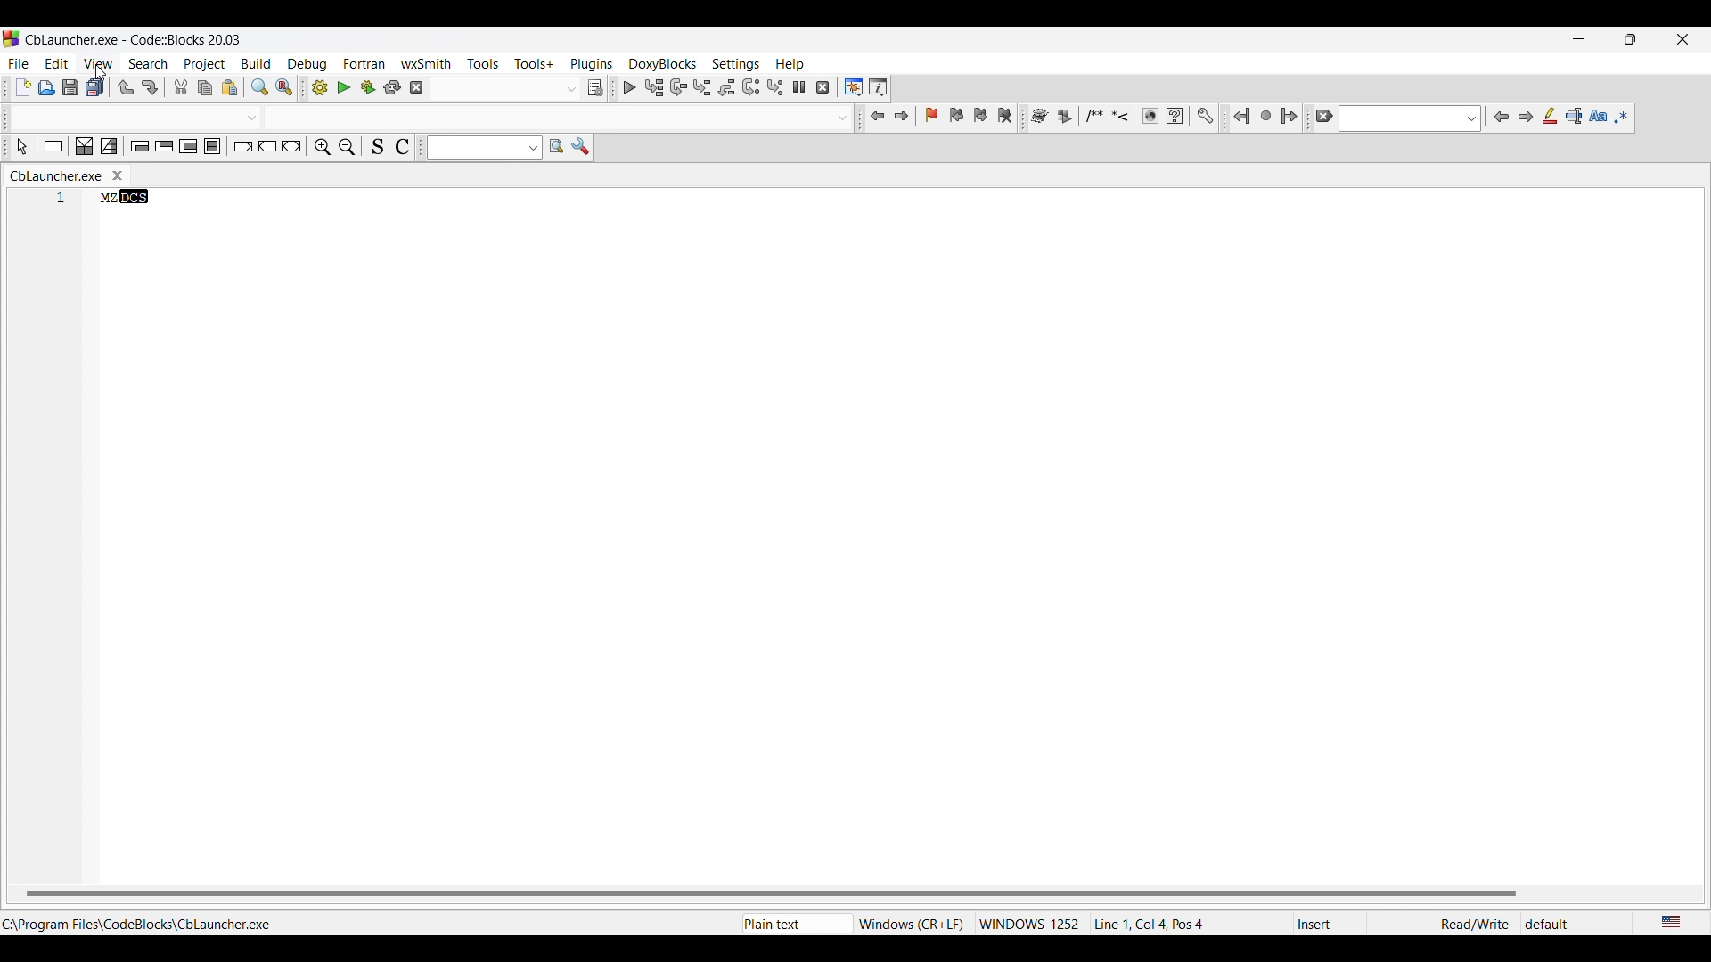 The width and height of the screenshot is (1711, 962). Describe the element at coordinates (189, 146) in the screenshot. I see `Counting loop` at that location.